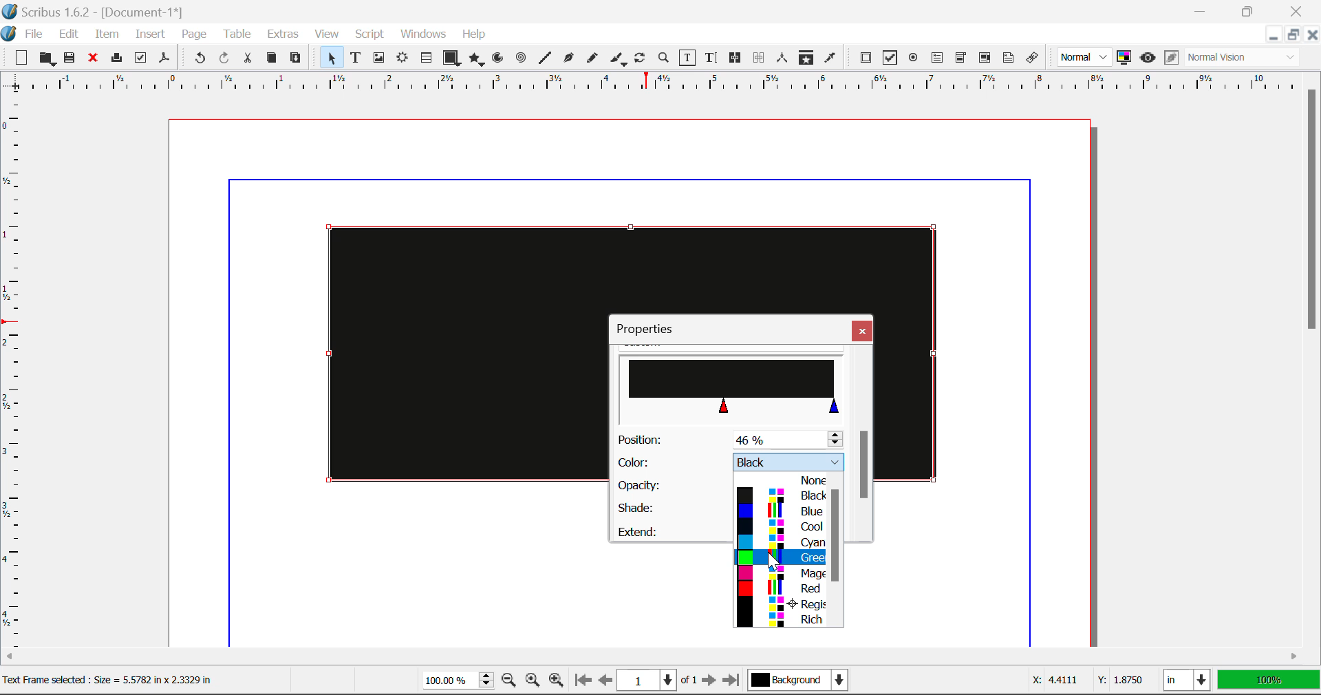 Image resolution: width=1321 pixels, height=695 pixels. I want to click on Blue, so click(784, 513).